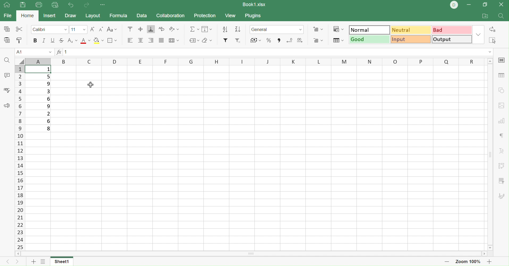 This screenshot has height=266, width=509. What do you see at coordinates (368, 40) in the screenshot?
I see `Good` at bounding box center [368, 40].